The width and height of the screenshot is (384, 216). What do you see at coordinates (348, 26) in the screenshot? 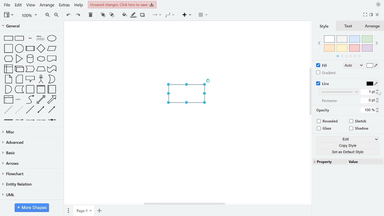
I see `text` at bounding box center [348, 26].